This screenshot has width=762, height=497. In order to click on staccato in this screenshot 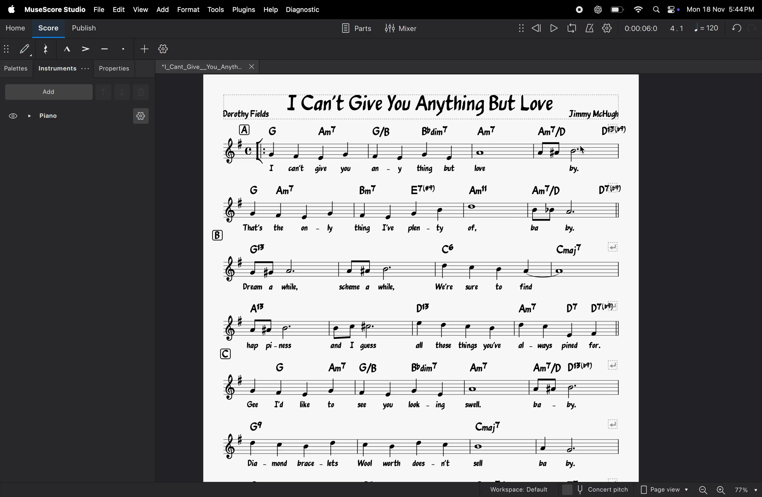, I will do `click(124, 48)`.